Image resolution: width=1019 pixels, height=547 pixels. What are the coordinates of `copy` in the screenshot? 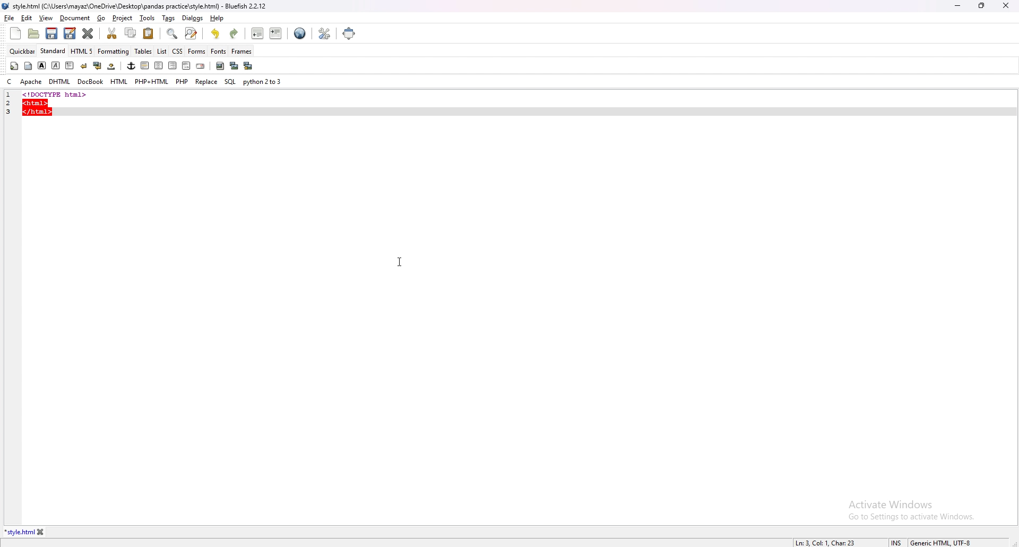 It's located at (131, 33).